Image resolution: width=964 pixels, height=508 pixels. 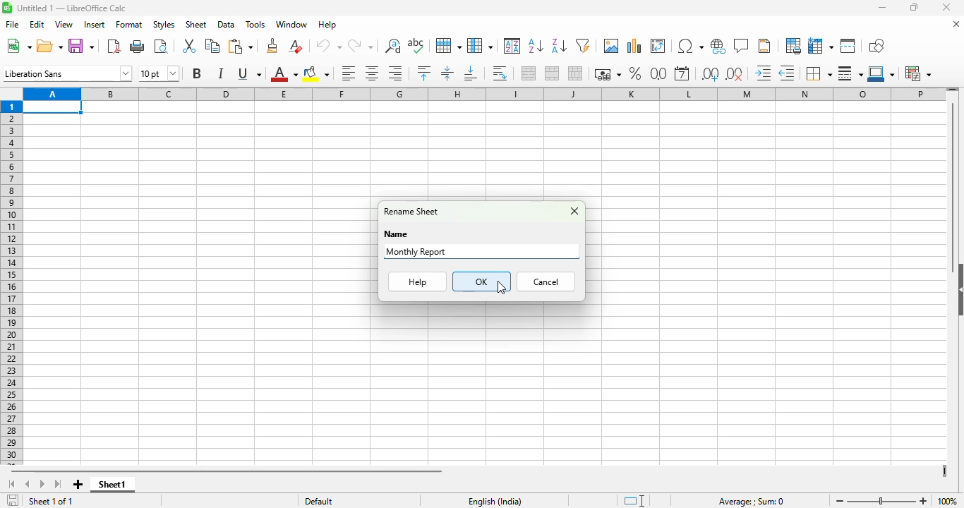 I want to click on autoFilter, so click(x=583, y=46).